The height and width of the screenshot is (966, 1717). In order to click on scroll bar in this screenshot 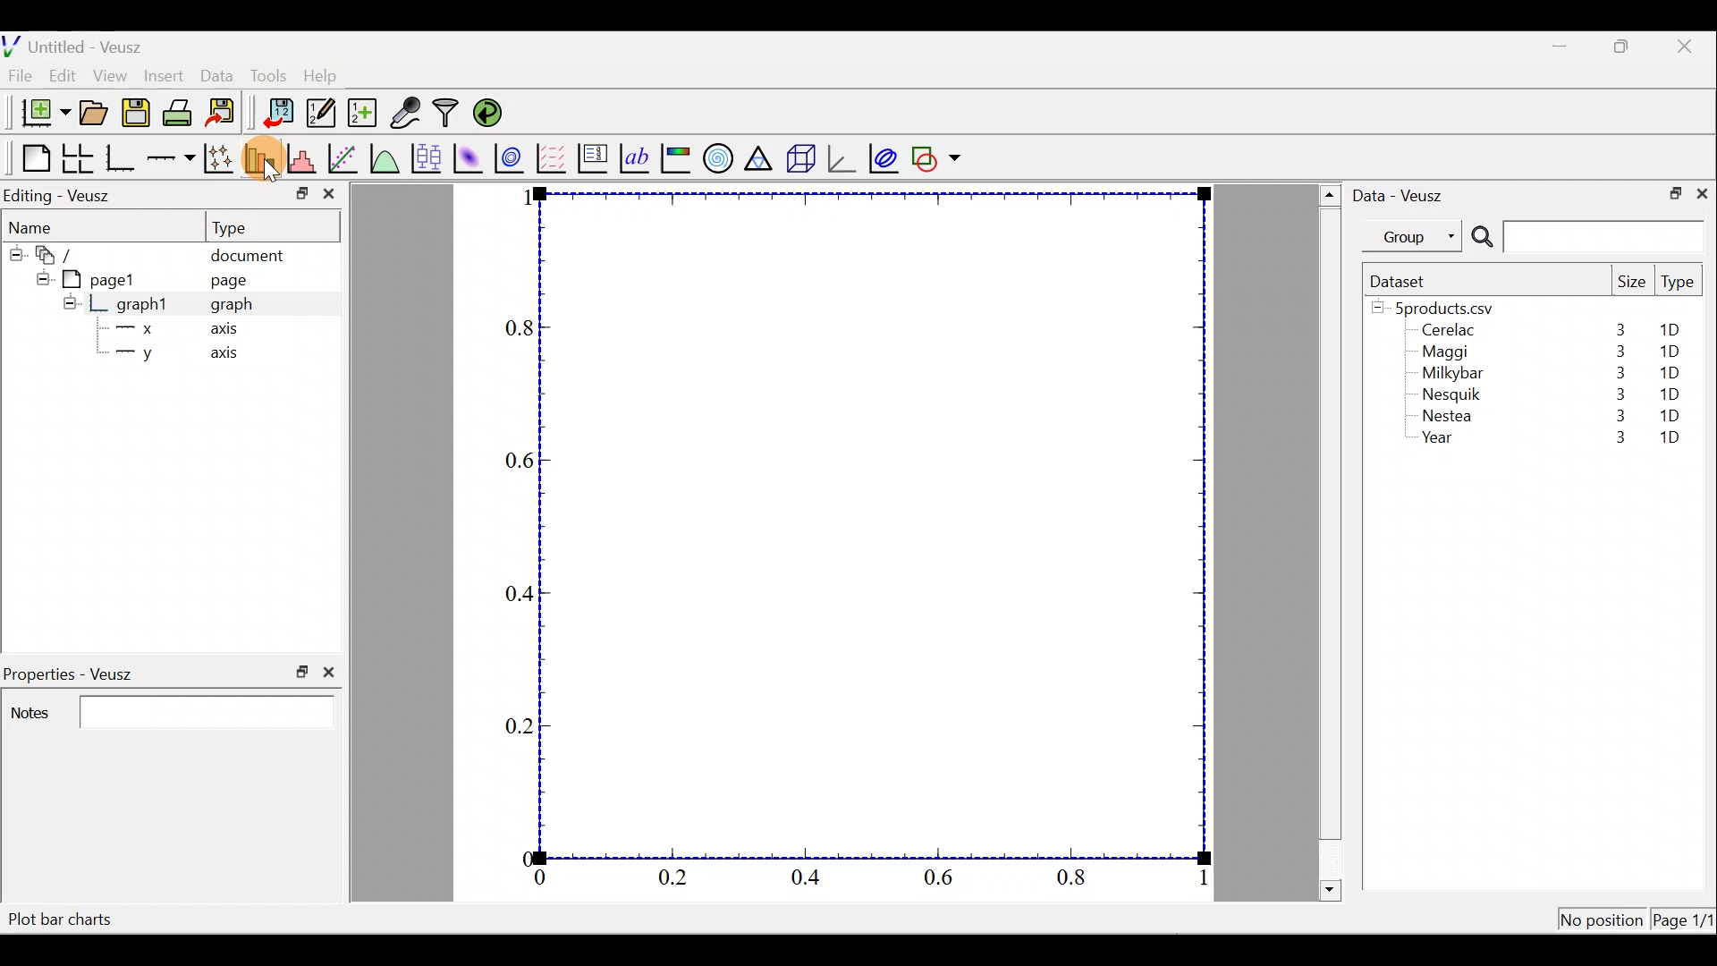, I will do `click(1331, 539)`.